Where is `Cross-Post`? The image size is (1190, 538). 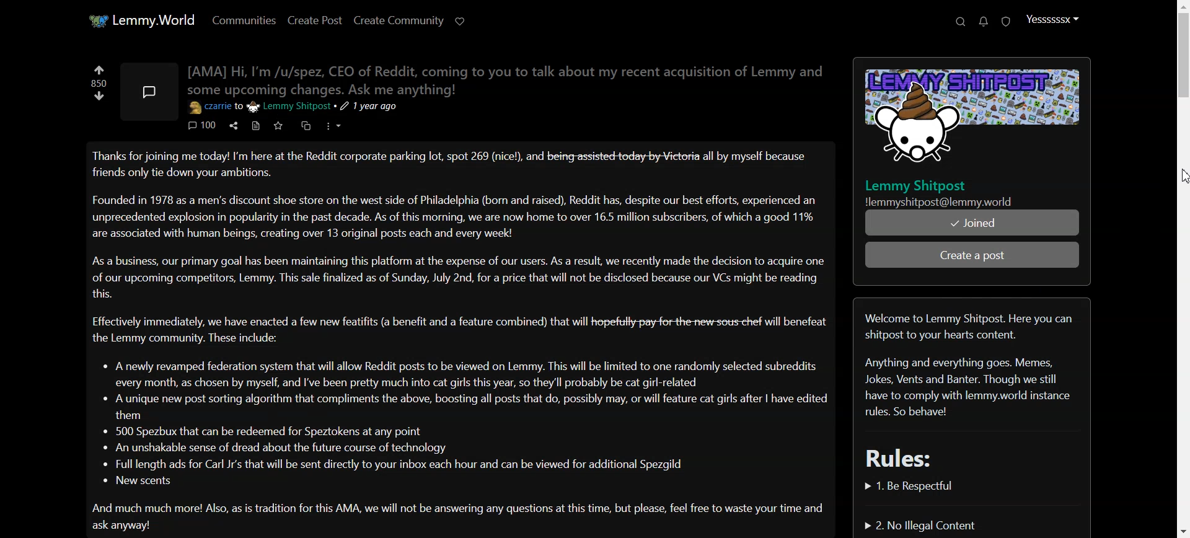
Cross-Post is located at coordinates (306, 125).